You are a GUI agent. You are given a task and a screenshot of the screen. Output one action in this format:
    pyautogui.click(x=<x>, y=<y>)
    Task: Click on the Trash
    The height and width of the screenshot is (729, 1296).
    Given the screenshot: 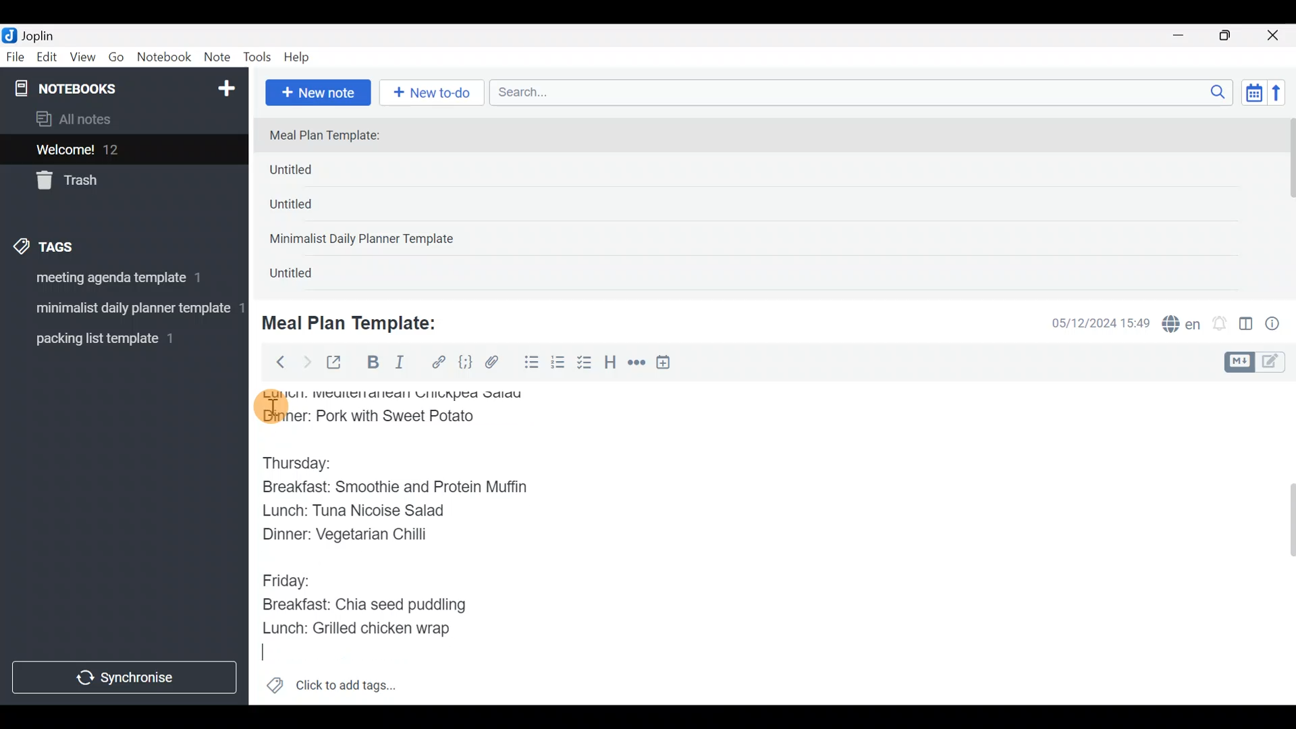 What is the action you would take?
    pyautogui.click(x=116, y=182)
    